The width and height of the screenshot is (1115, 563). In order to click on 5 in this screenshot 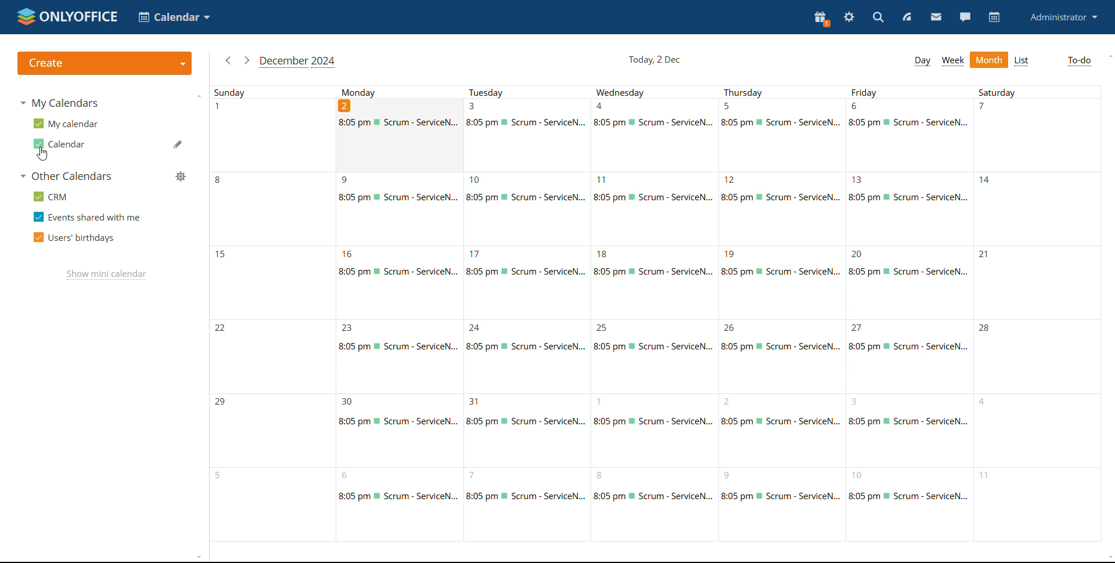, I will do `click(271, 504)`.